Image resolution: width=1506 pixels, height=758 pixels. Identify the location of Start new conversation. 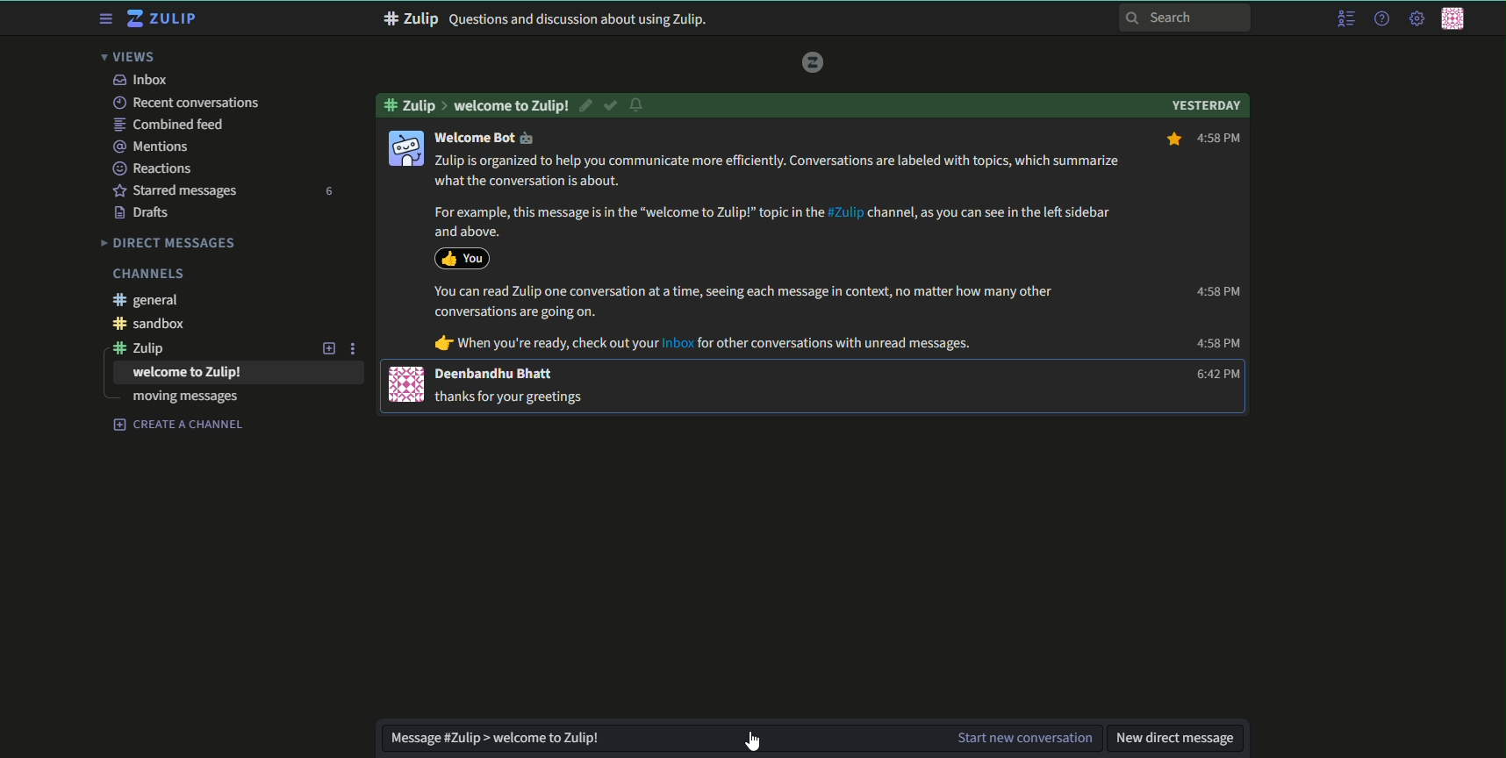
(1024, 739).